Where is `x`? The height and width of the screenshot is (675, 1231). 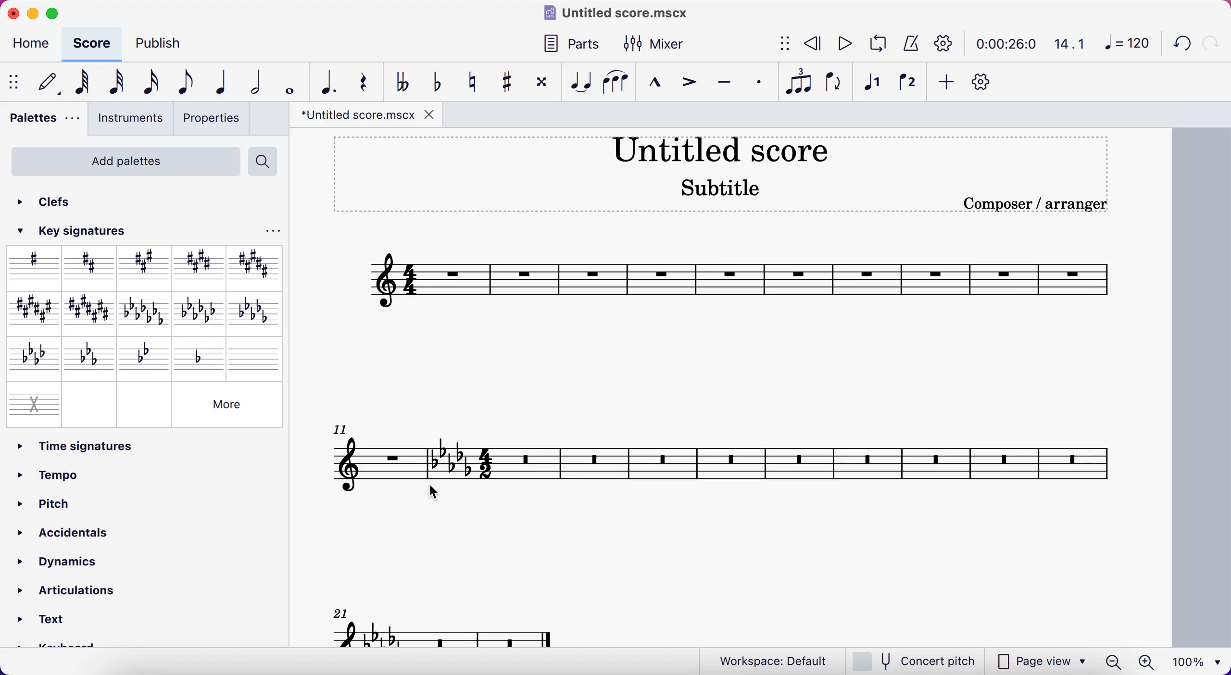 x is located at coordinates (33, 401).